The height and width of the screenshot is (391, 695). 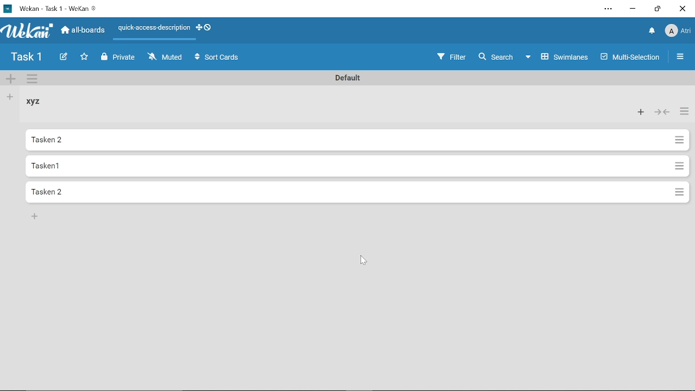 I want to click on Click to star this board, so click(x=85, y=58).